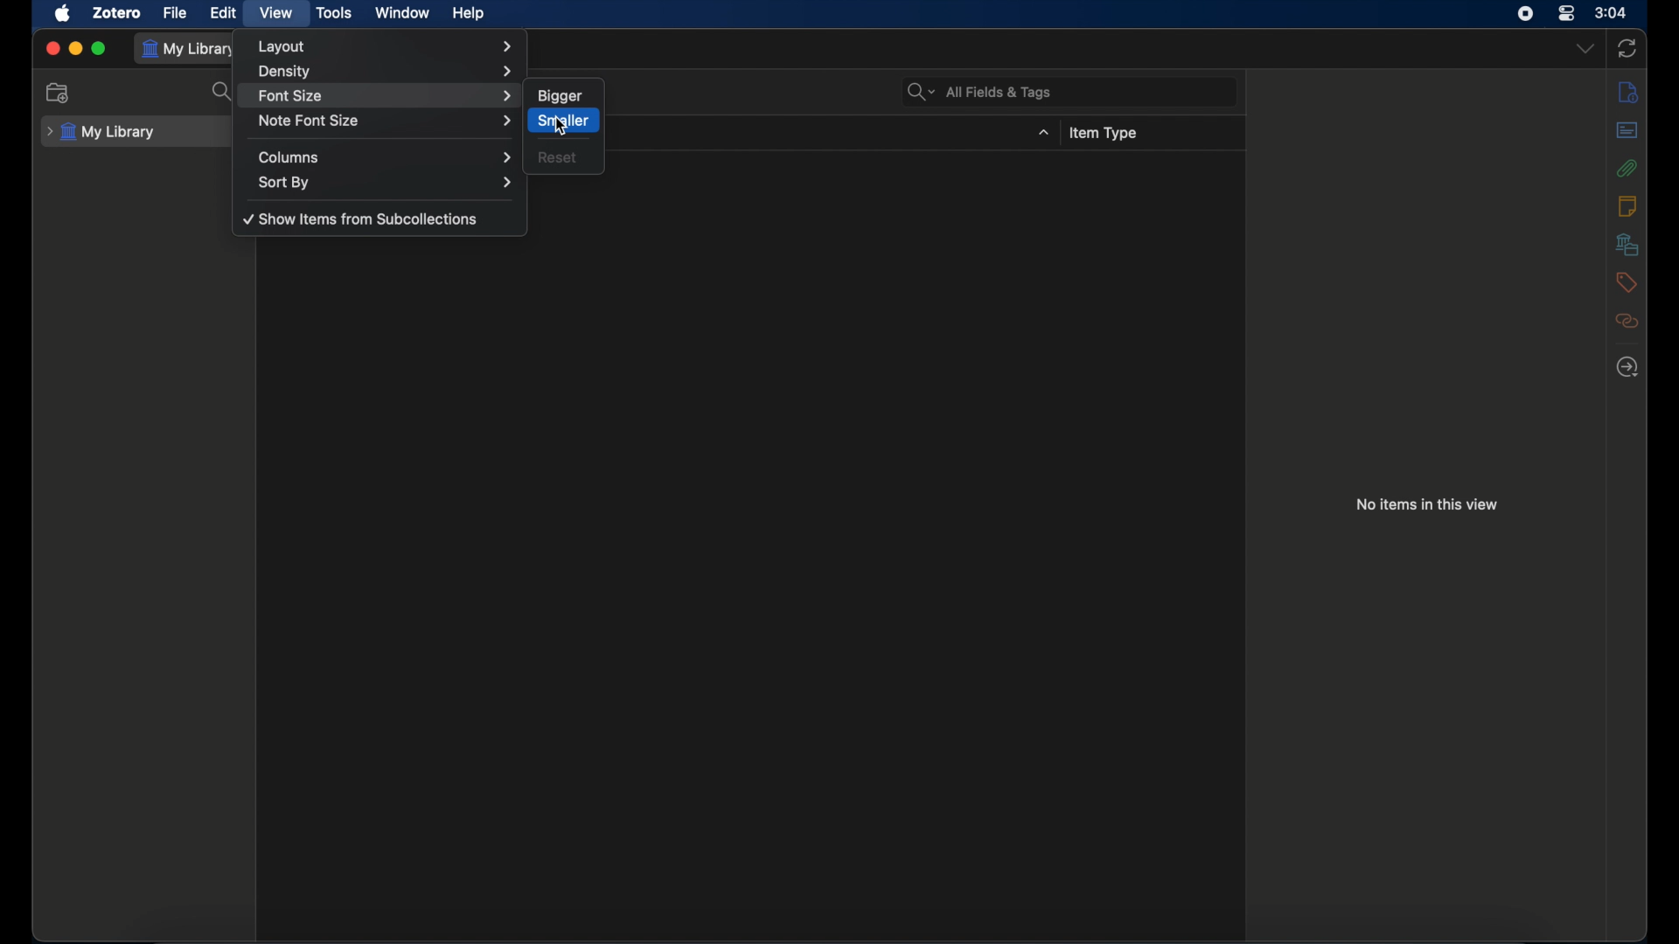  I want to click on sync, so click(1627, 48).